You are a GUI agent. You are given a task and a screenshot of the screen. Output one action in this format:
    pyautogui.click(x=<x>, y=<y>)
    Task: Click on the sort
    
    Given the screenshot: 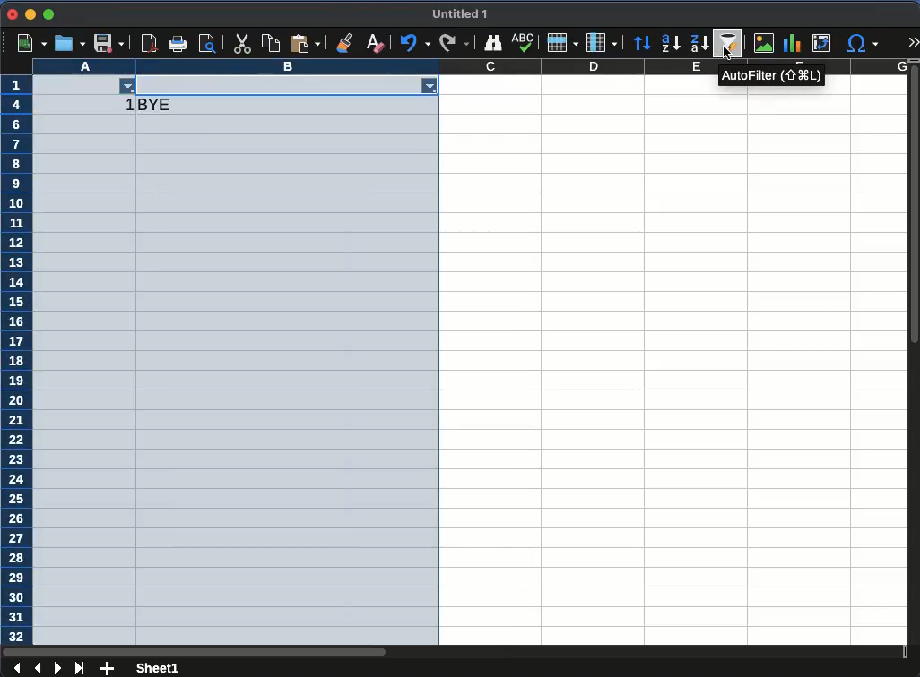 What is the action you would take?
    pyautogui.click(x=643, y=45)
    